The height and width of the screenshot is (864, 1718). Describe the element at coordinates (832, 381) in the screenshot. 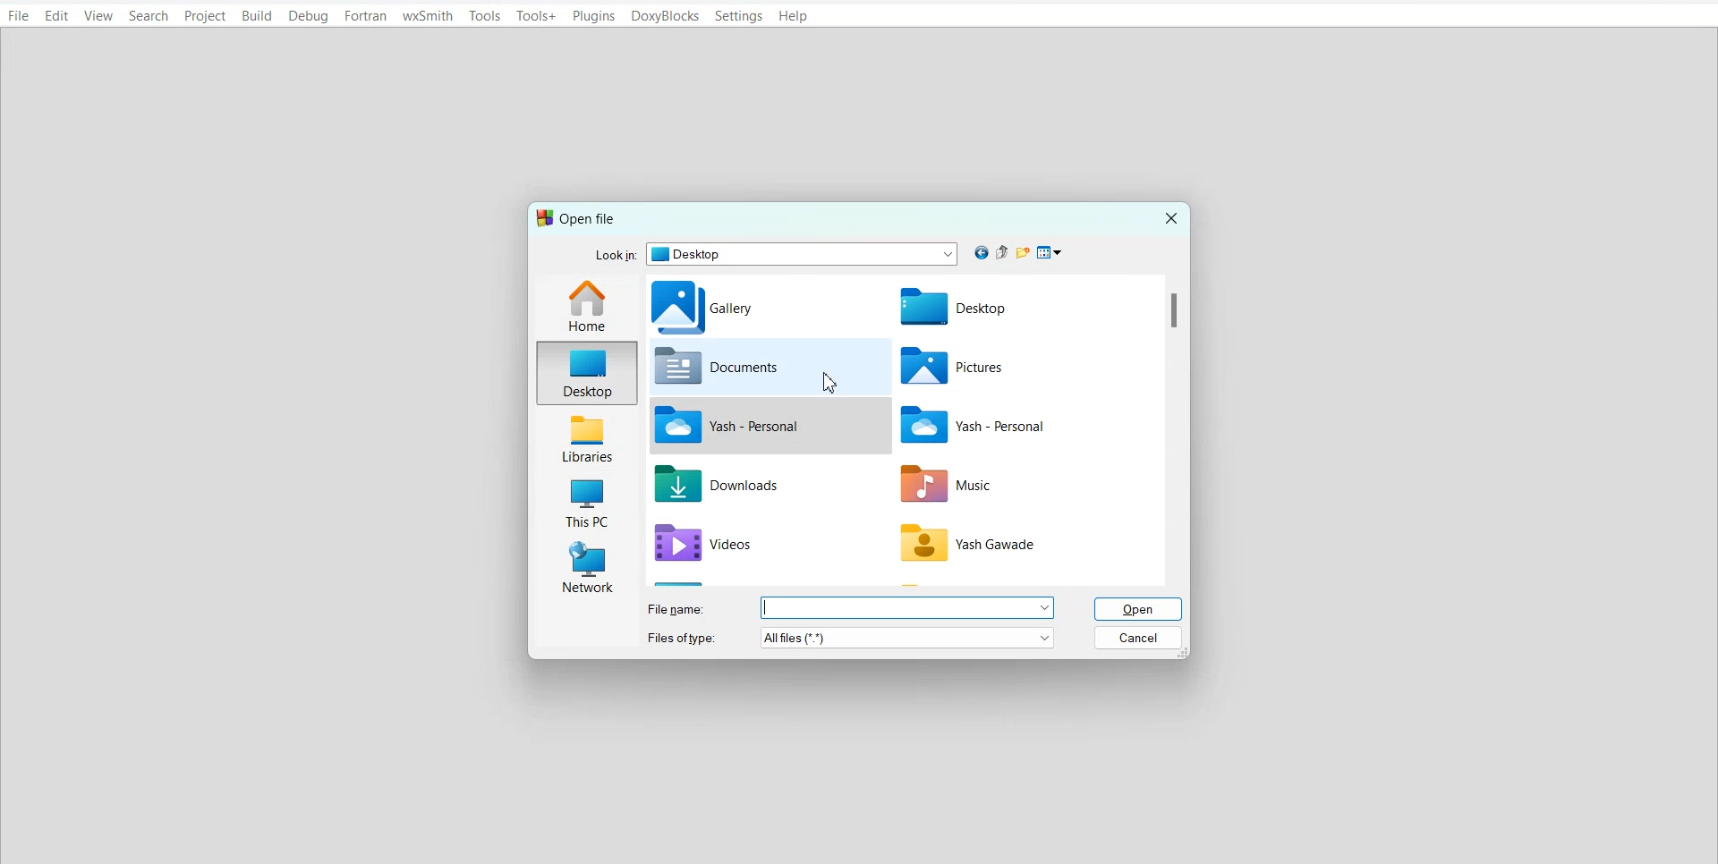

I see `cursor` at that location.